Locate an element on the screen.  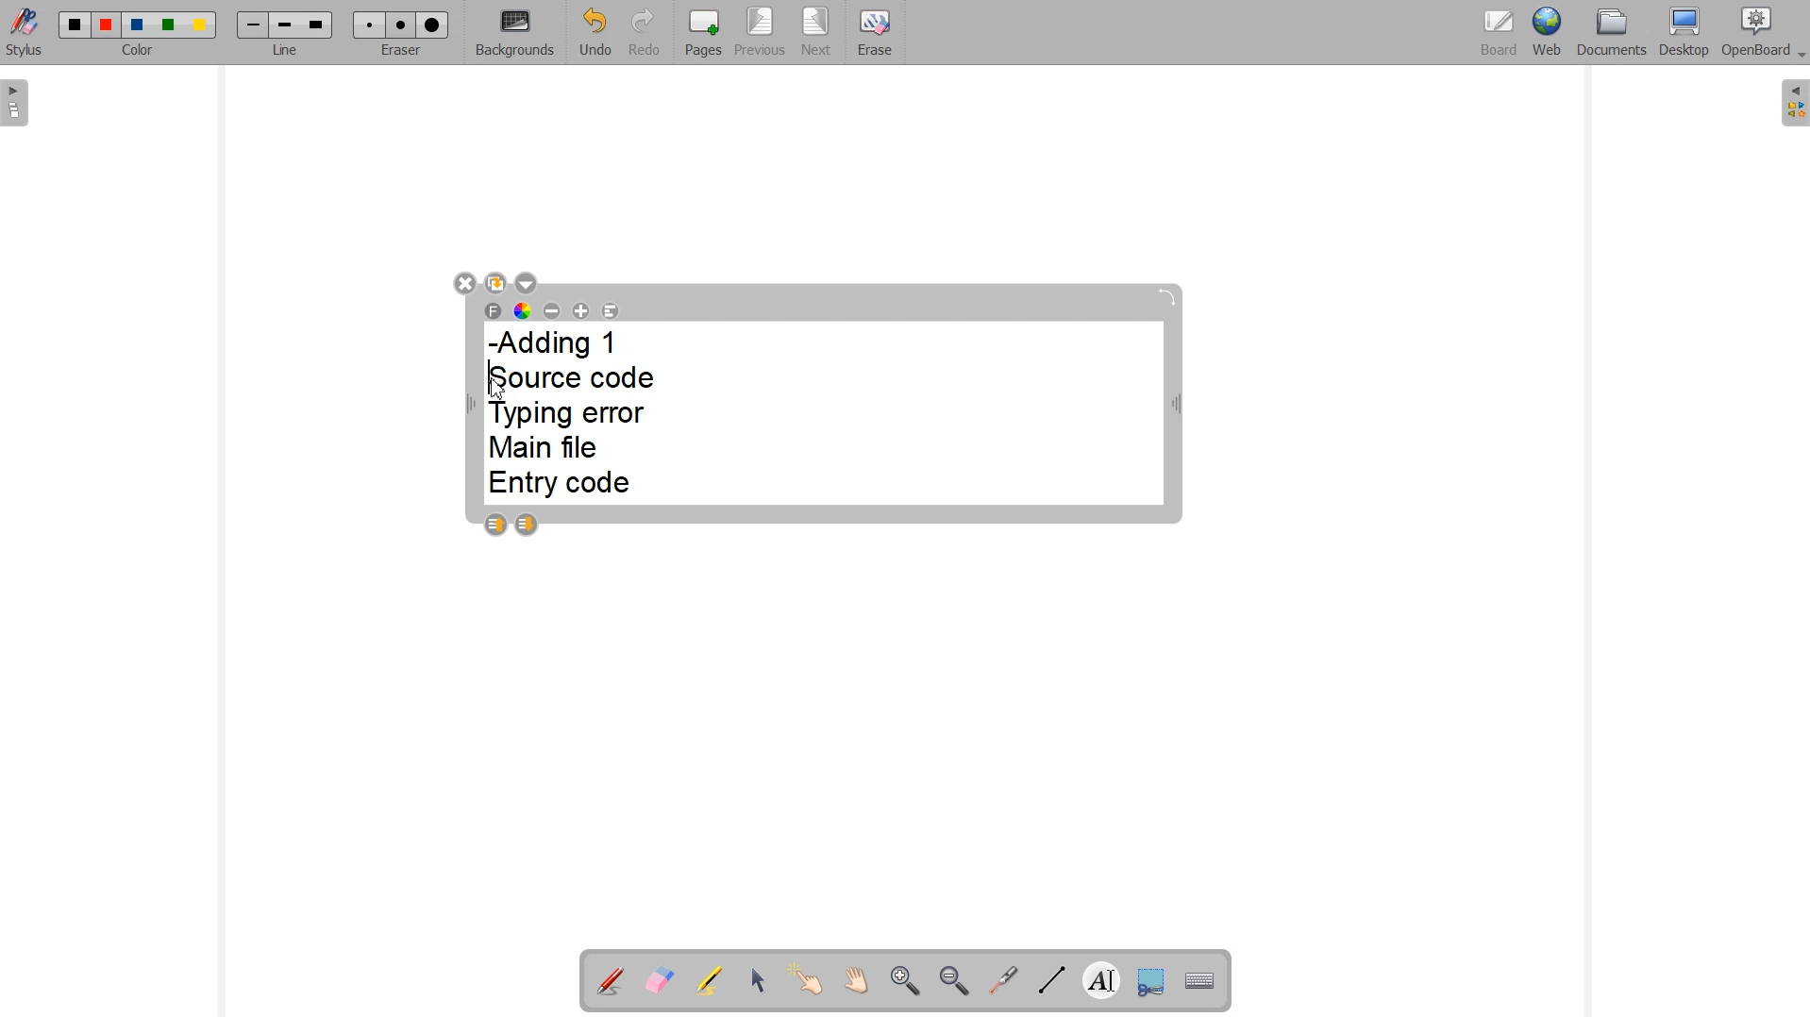
Desktop is located at coordinates (1684, 34).